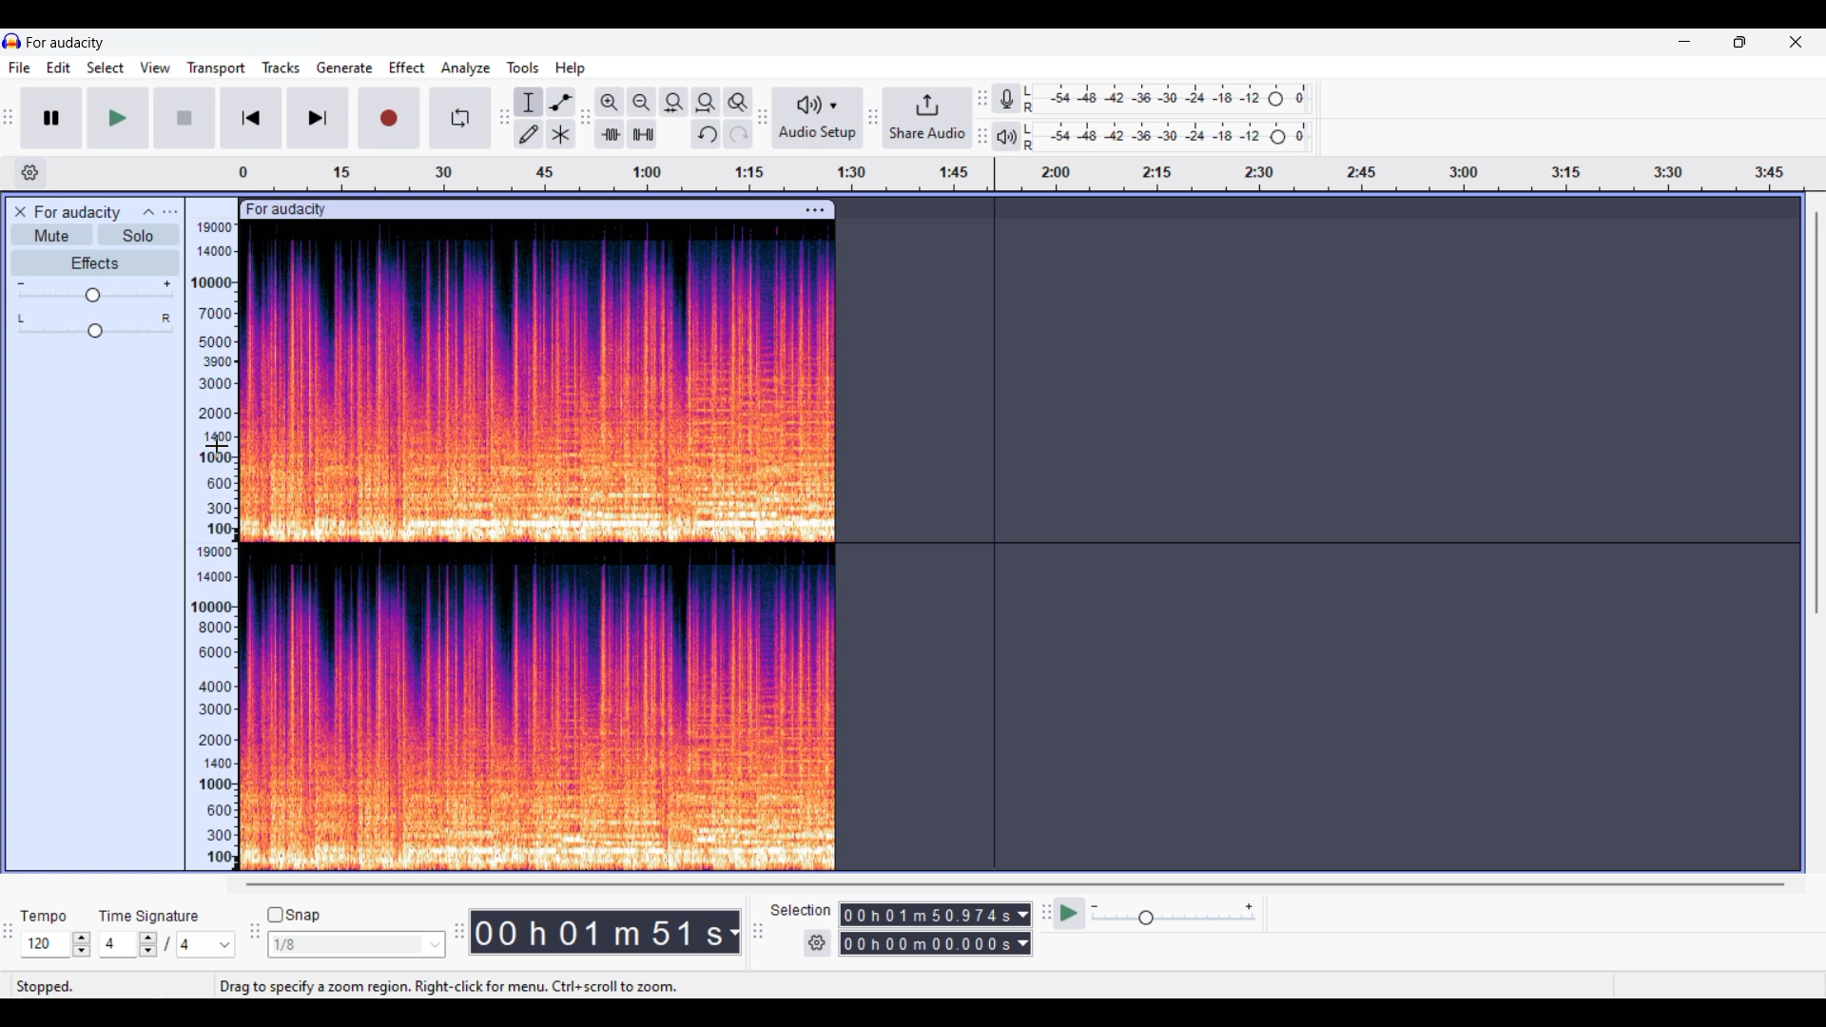 This screenshot has height=1027, width=1826. What do you see at coordinates (707, 103) in the screenshot?
I see `Fit project to width` at bounding box center [707, 103].